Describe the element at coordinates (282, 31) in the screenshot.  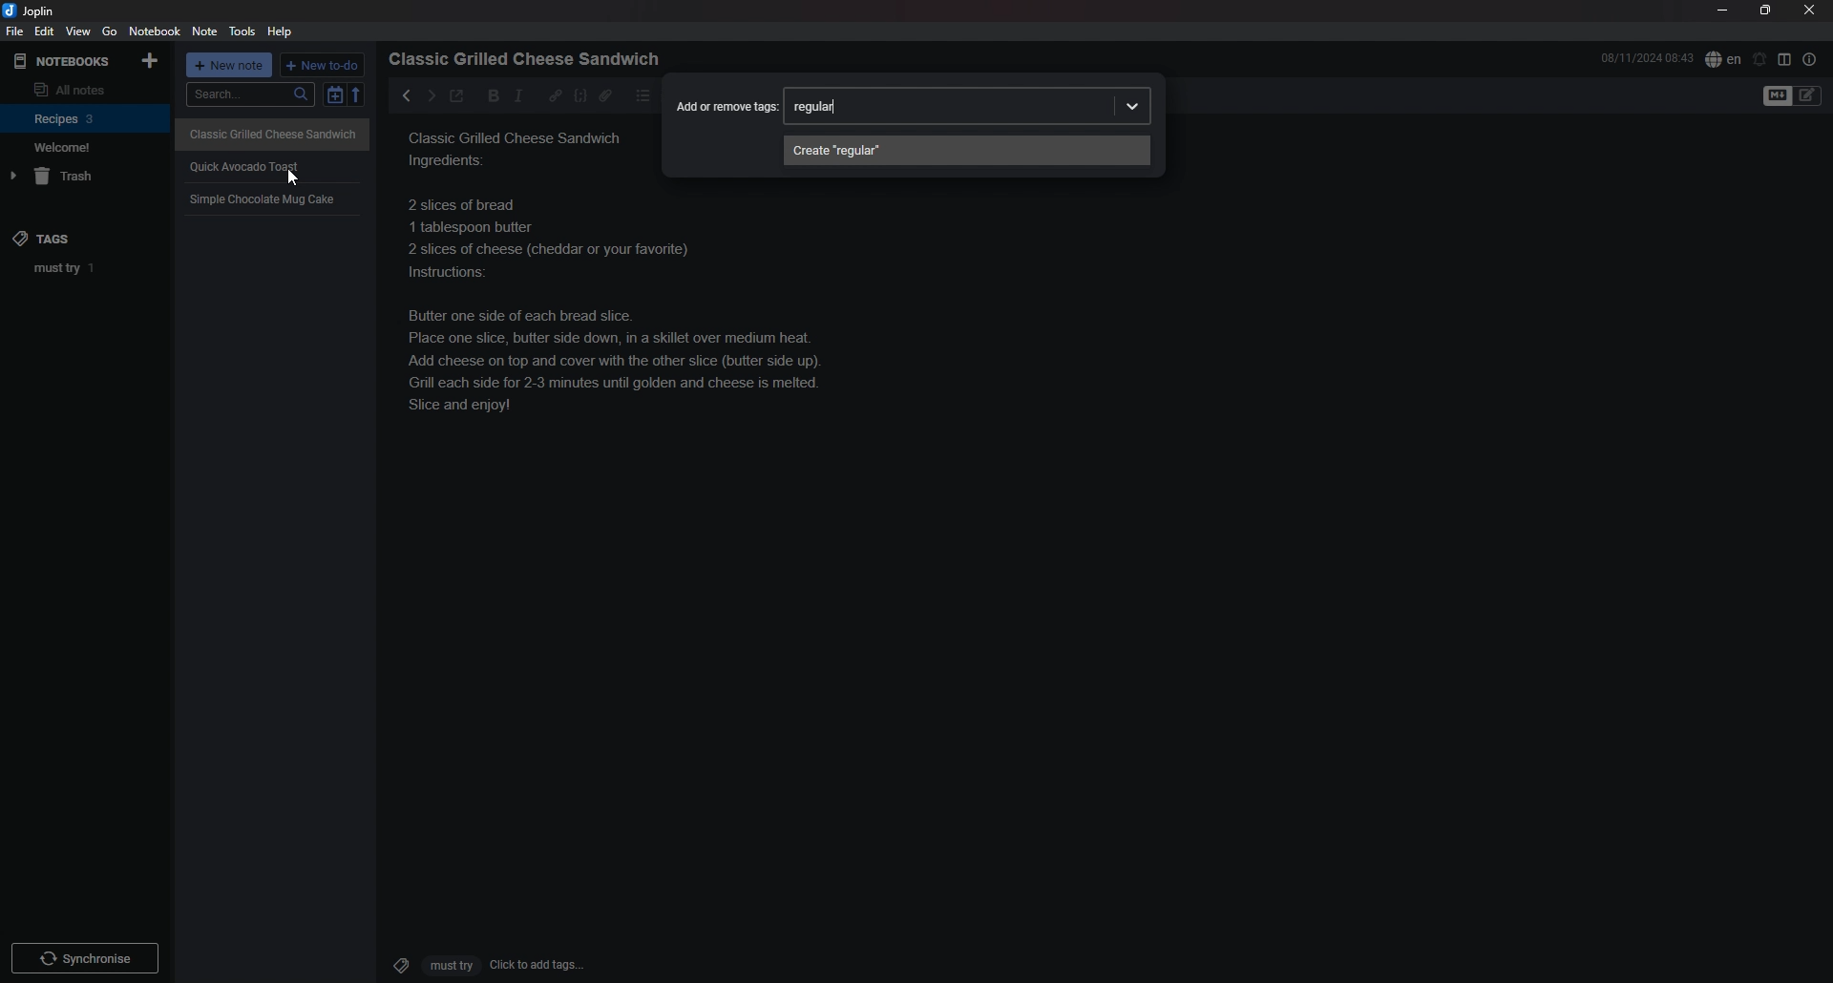
I see `Help` at that location.